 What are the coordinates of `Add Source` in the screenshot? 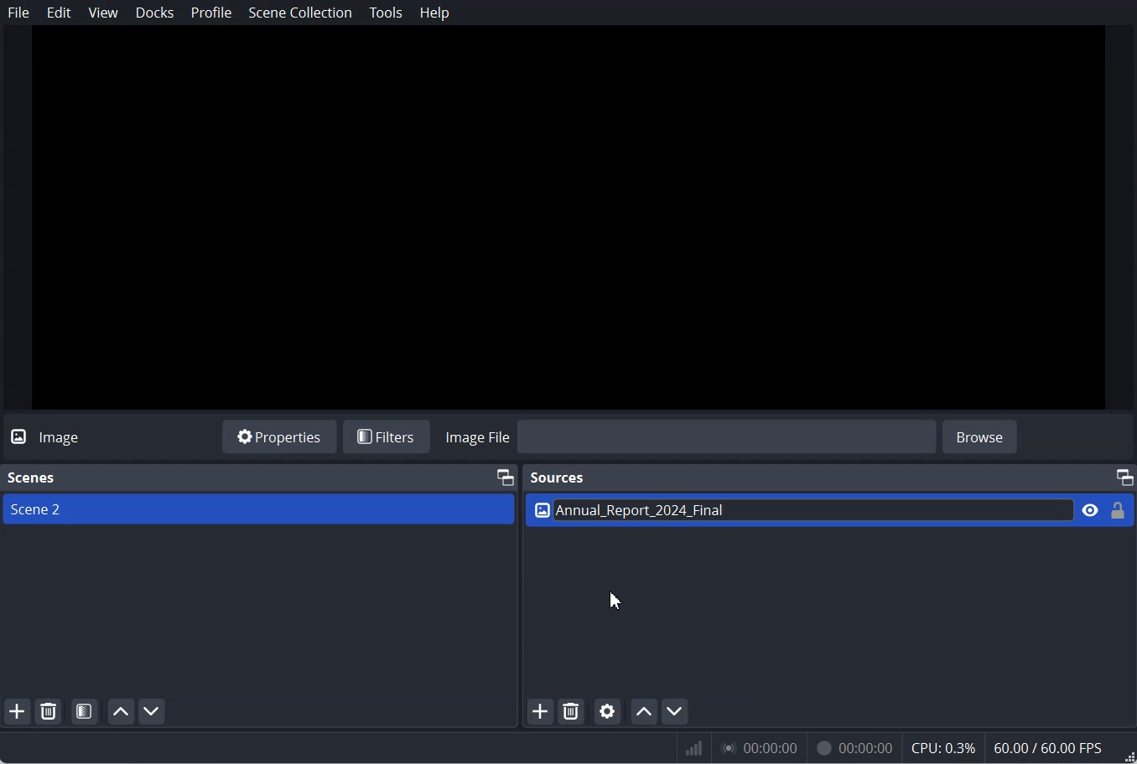 It's located at (541, 710).